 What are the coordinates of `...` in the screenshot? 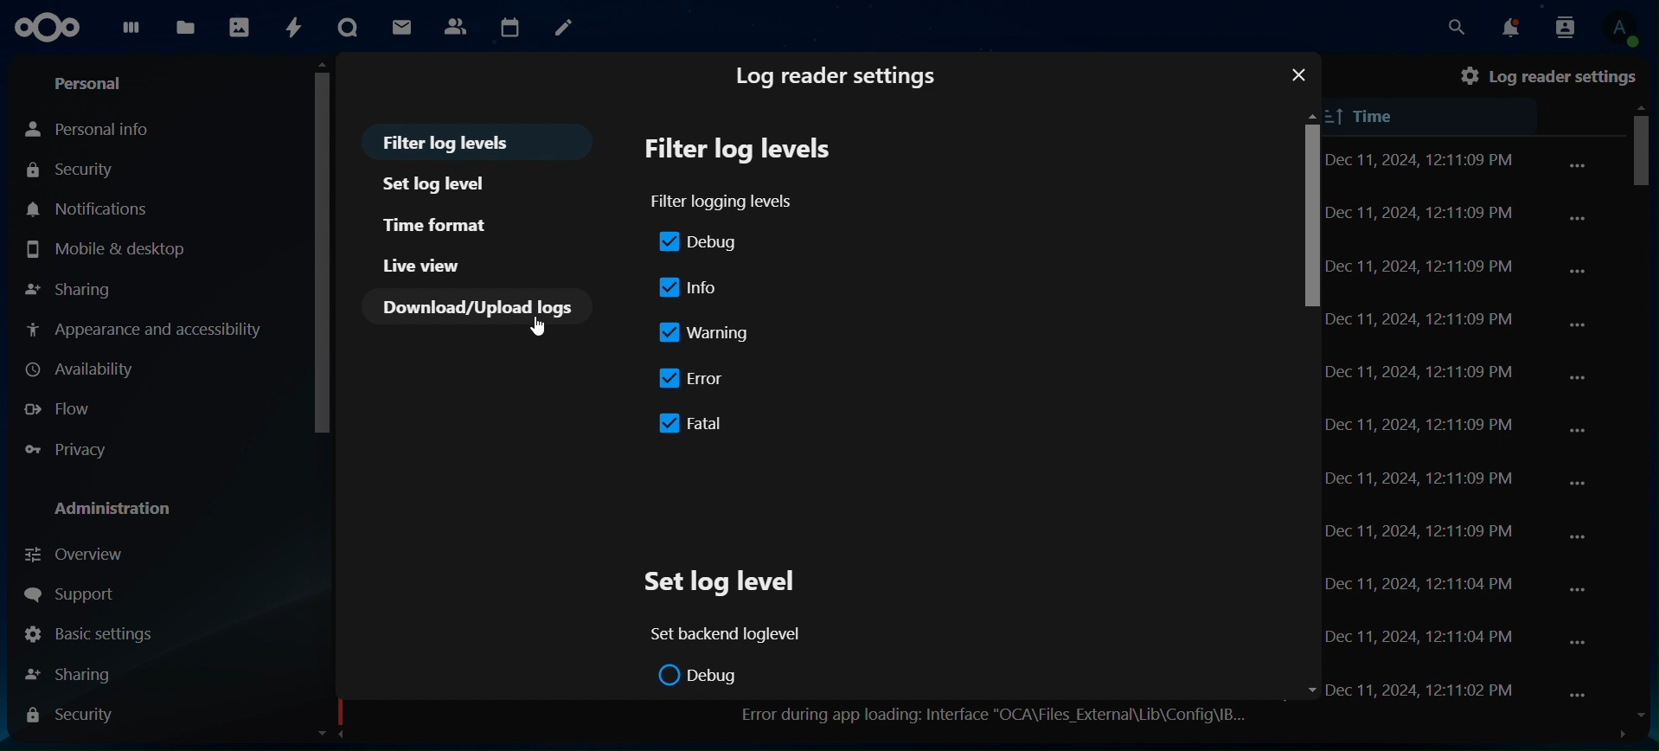 It's located at (1577, 588).